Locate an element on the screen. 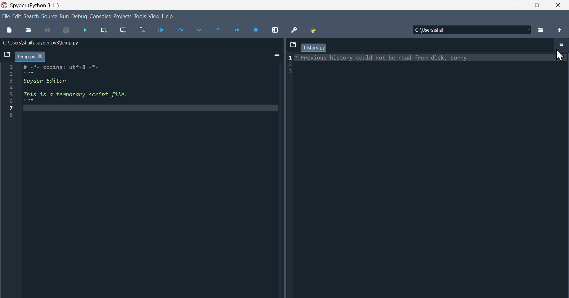 The height and width of the screenshot is (298, 569). Debug is located at coordinates (79, 16).